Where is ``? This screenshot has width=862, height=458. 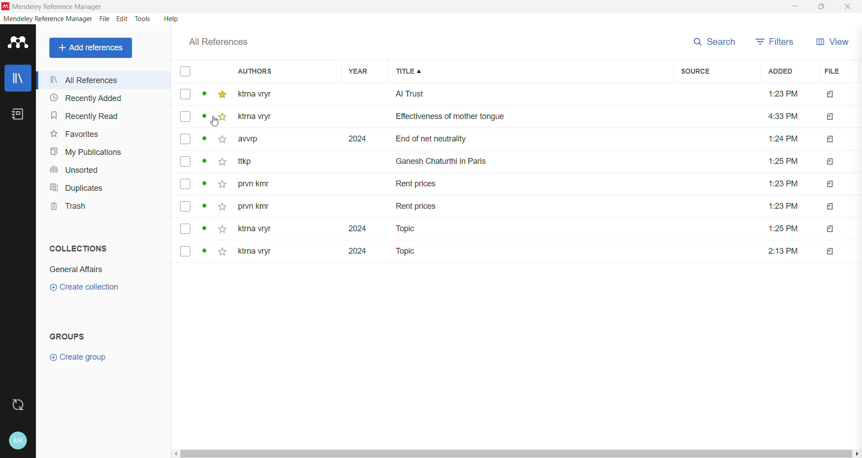
 is located at coordinates (261, 117).